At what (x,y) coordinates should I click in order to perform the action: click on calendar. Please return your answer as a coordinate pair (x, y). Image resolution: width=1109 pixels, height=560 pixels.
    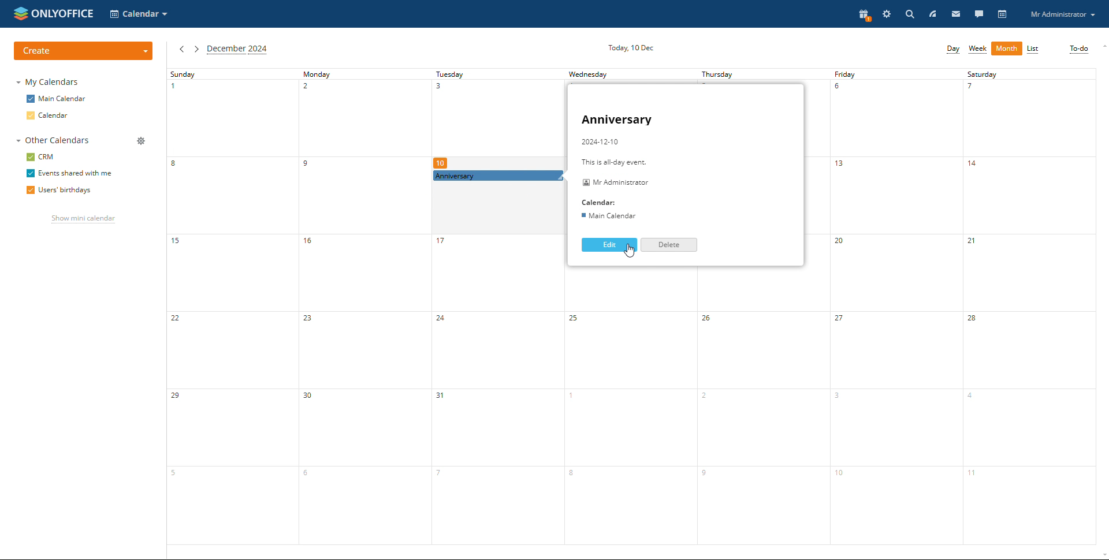
    Looking at the image, I should click on (50, 116).